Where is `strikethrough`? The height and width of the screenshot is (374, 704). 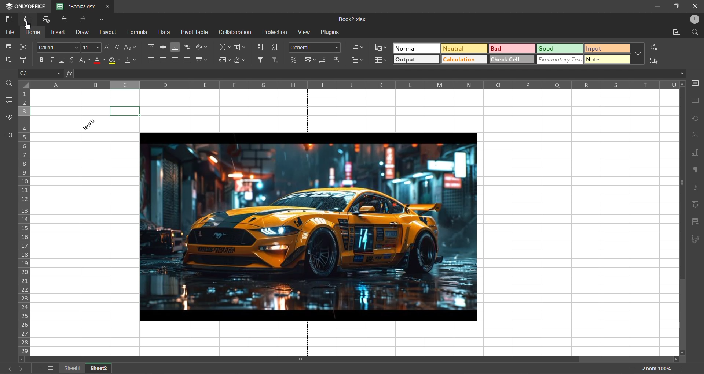
strikethrough is located at coordinates (72, 59).